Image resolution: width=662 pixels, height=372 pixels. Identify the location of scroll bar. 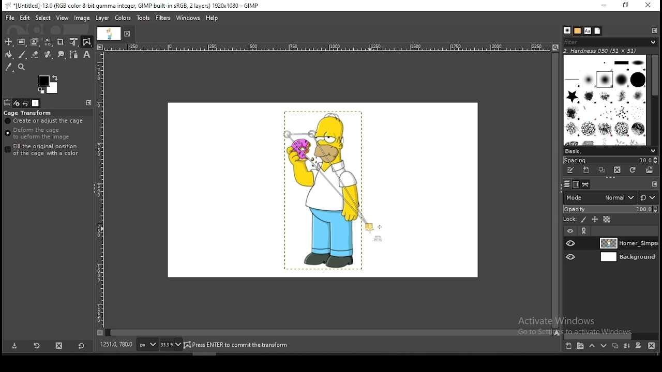
(329, 332).